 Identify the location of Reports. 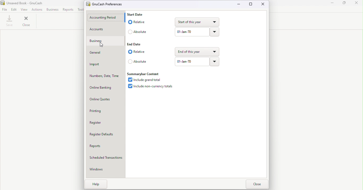
(105, 148).